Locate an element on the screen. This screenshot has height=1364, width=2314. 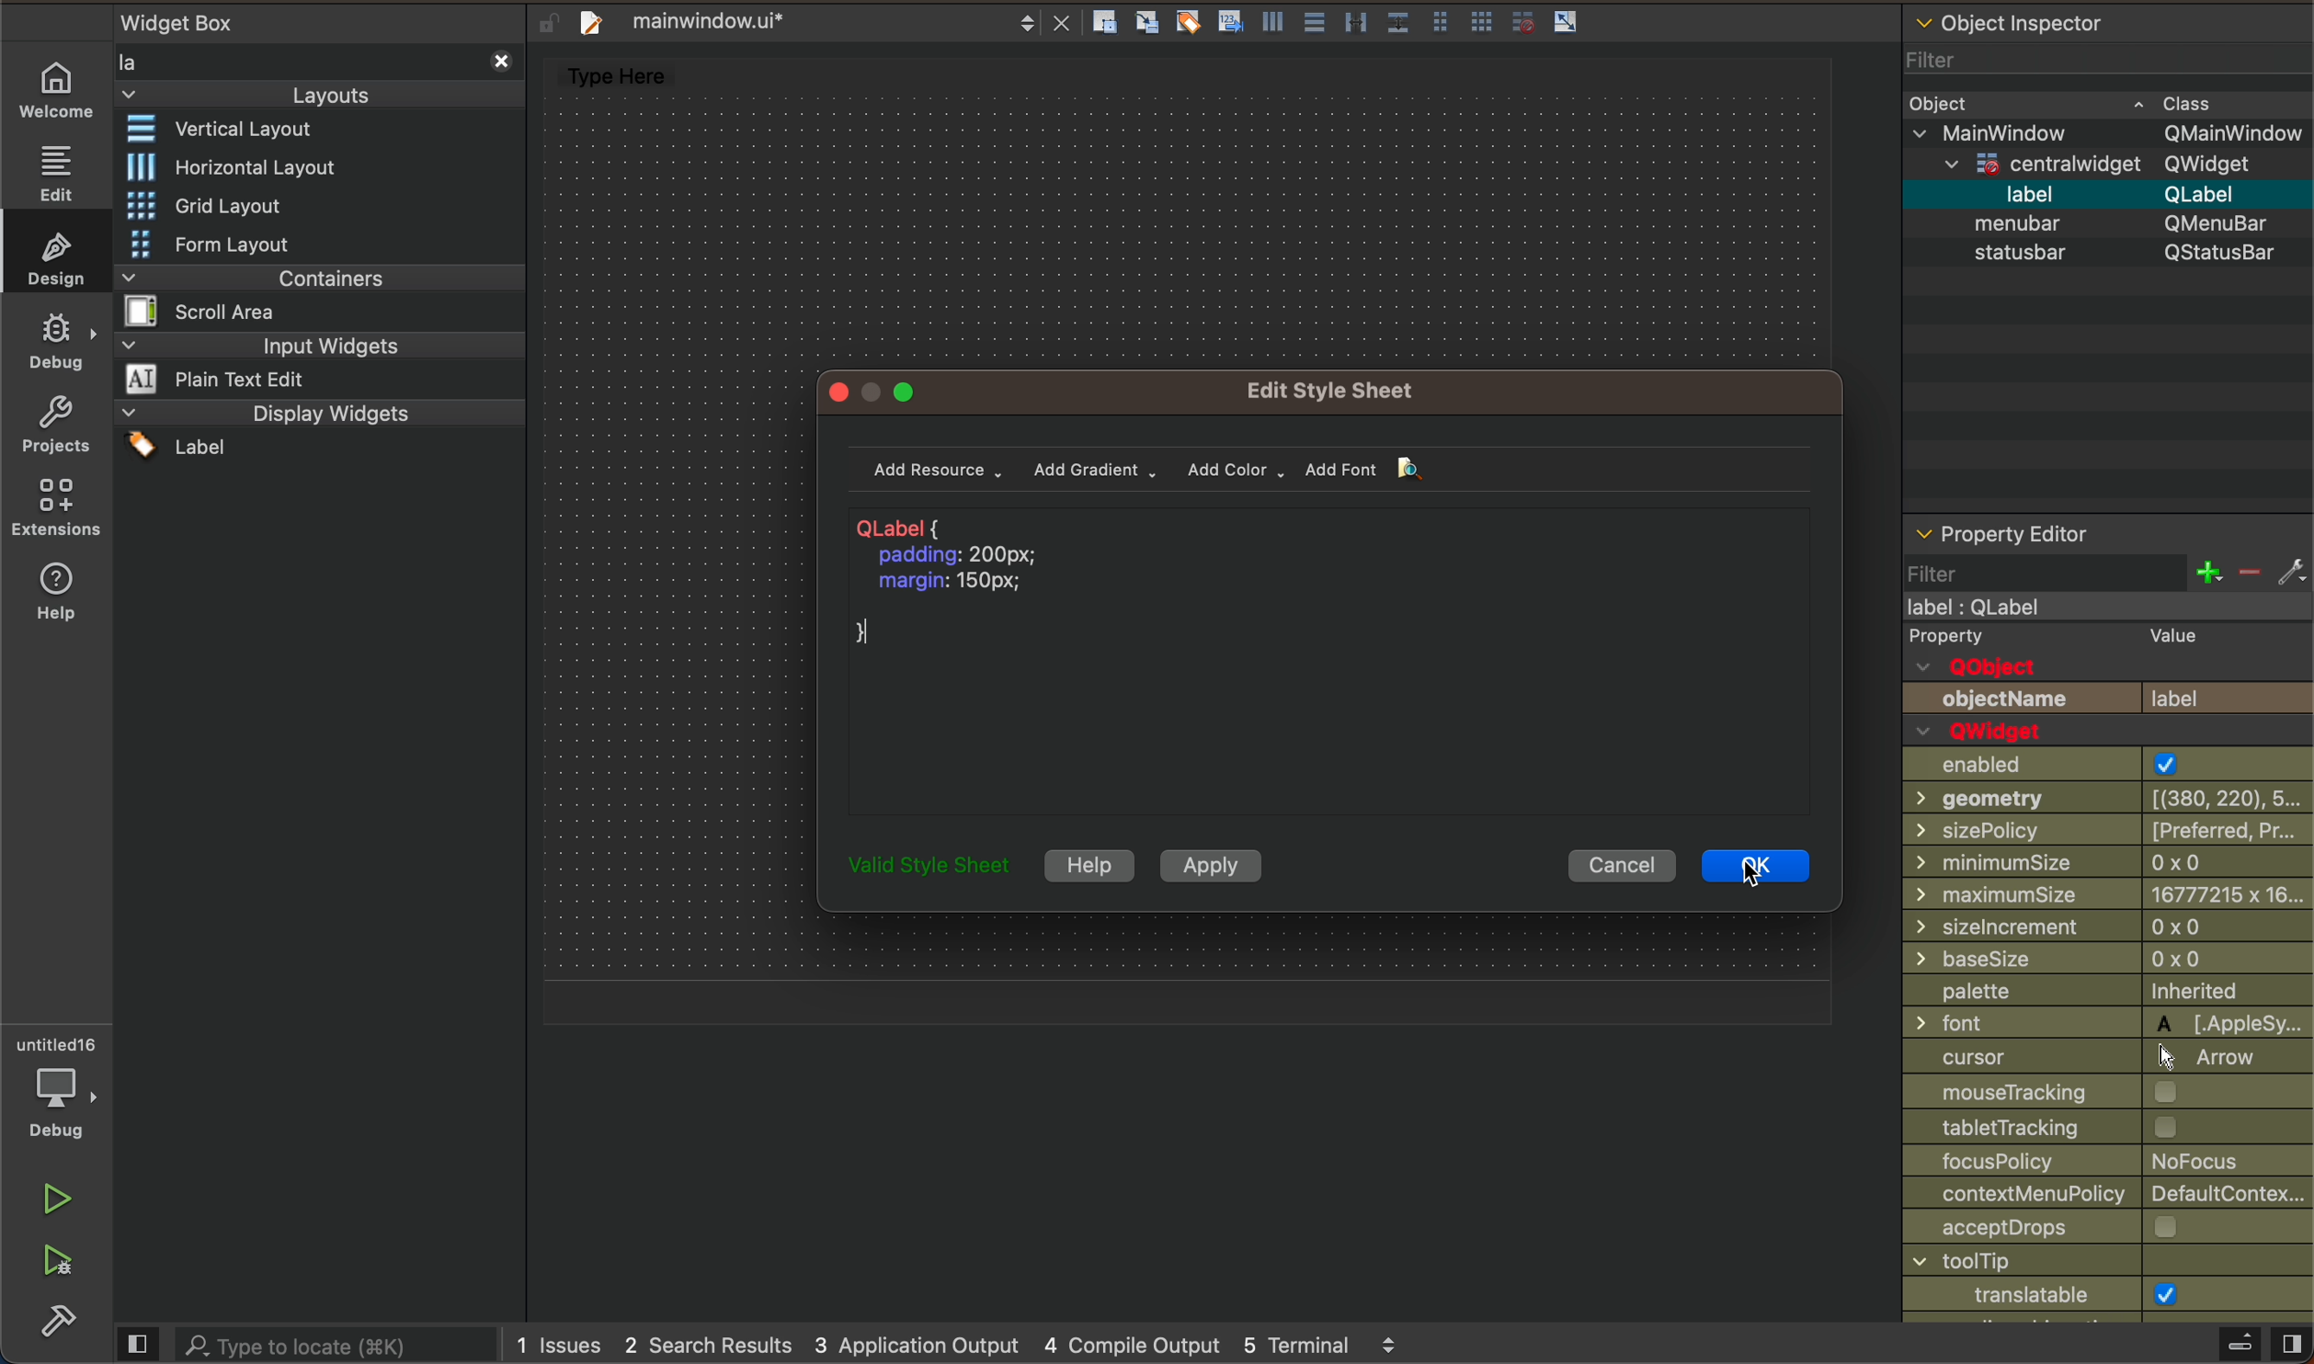
 is located at coordinates (2107, 960).